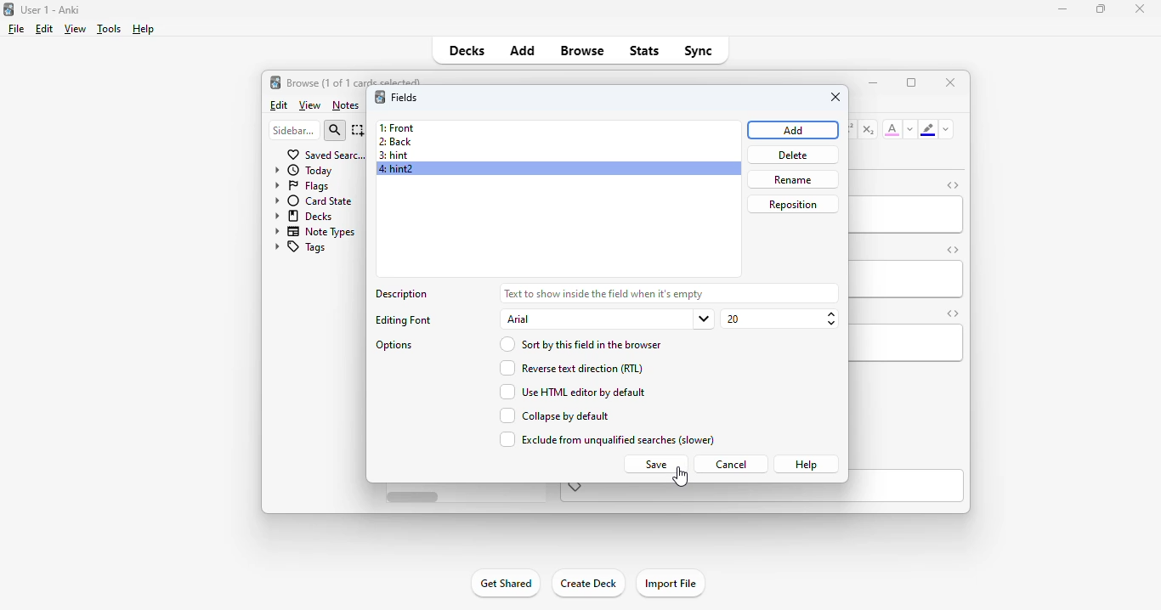  I want to click on change color, so click(910, 129).